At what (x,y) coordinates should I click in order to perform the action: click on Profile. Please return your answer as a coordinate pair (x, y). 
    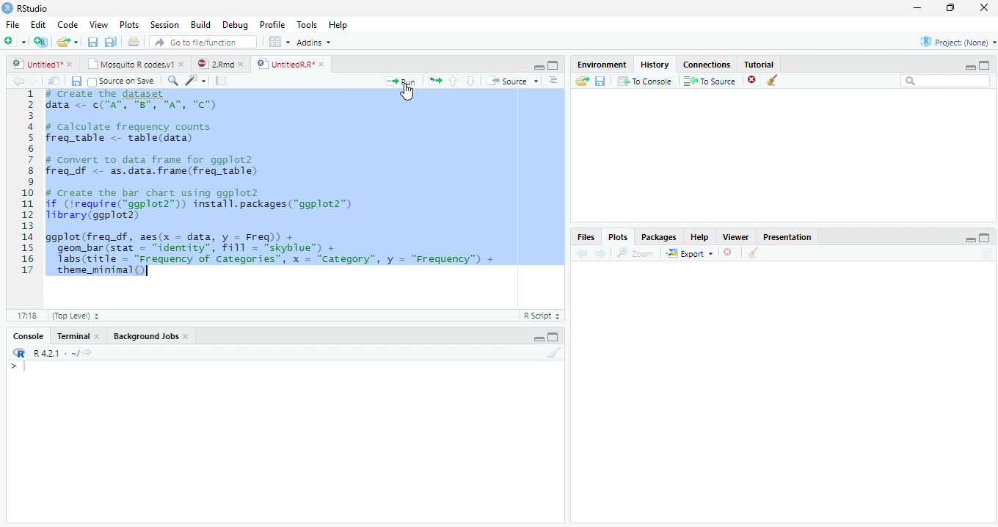
    Looking at the image, I should click on (272, 25).